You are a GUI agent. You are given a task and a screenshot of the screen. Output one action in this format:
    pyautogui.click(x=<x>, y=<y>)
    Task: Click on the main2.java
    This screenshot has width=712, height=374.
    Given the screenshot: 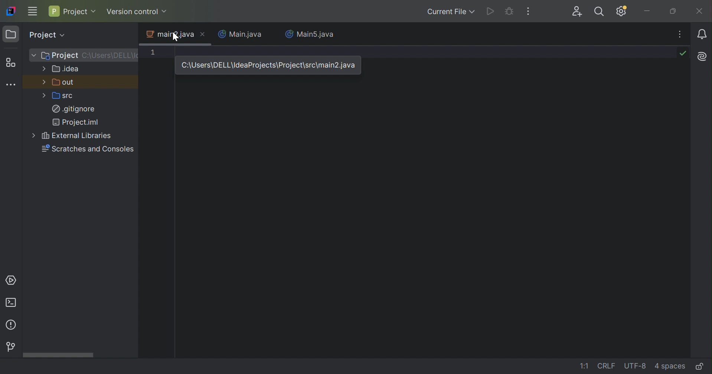 What is the action you would take?
    pyautogui.click(x=171, y=34)
    